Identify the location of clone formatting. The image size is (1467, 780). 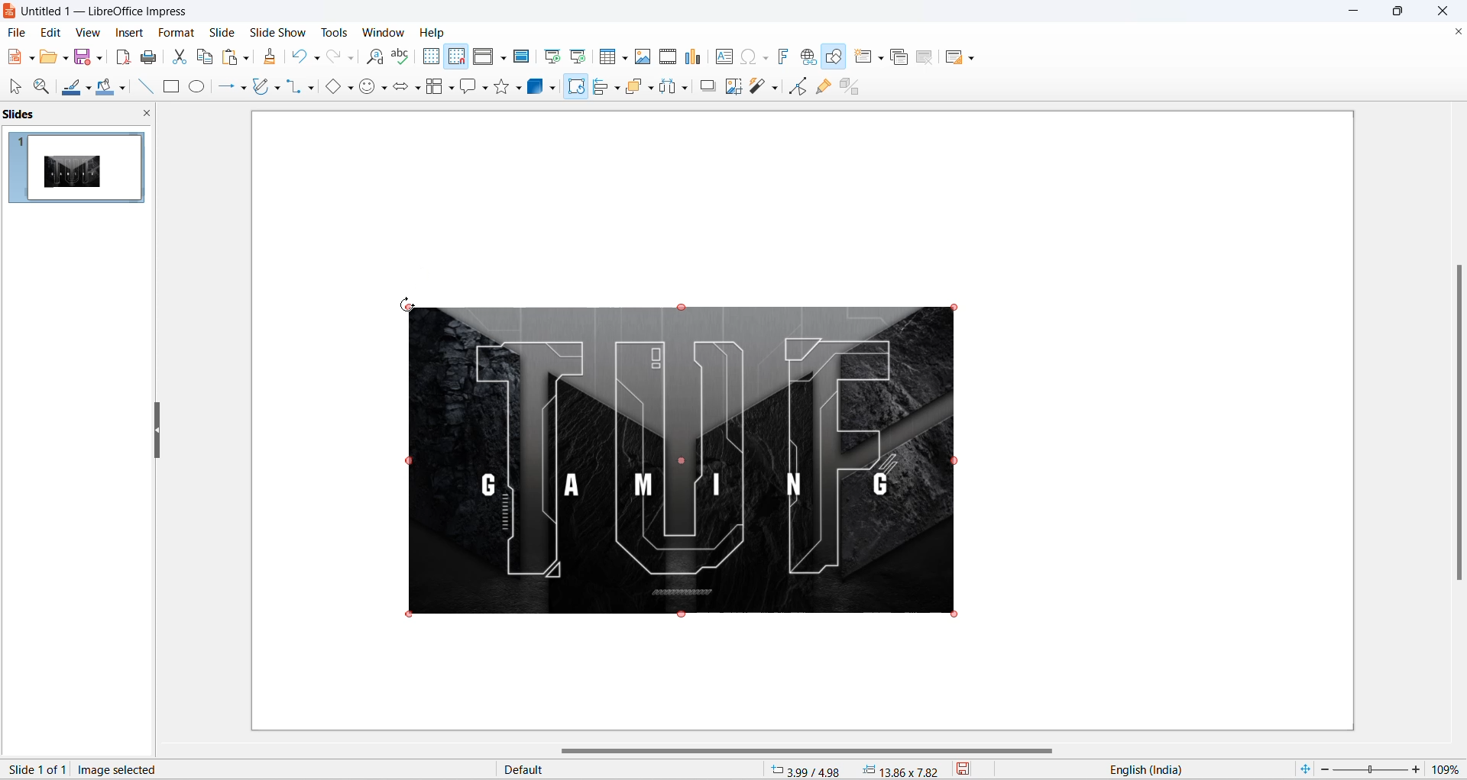
(274, 58).